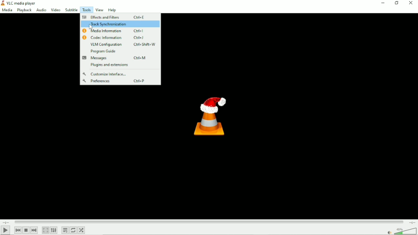 The width and height of the screenshot is (418, 235). I want to click on Program guide, so click(104, 51).